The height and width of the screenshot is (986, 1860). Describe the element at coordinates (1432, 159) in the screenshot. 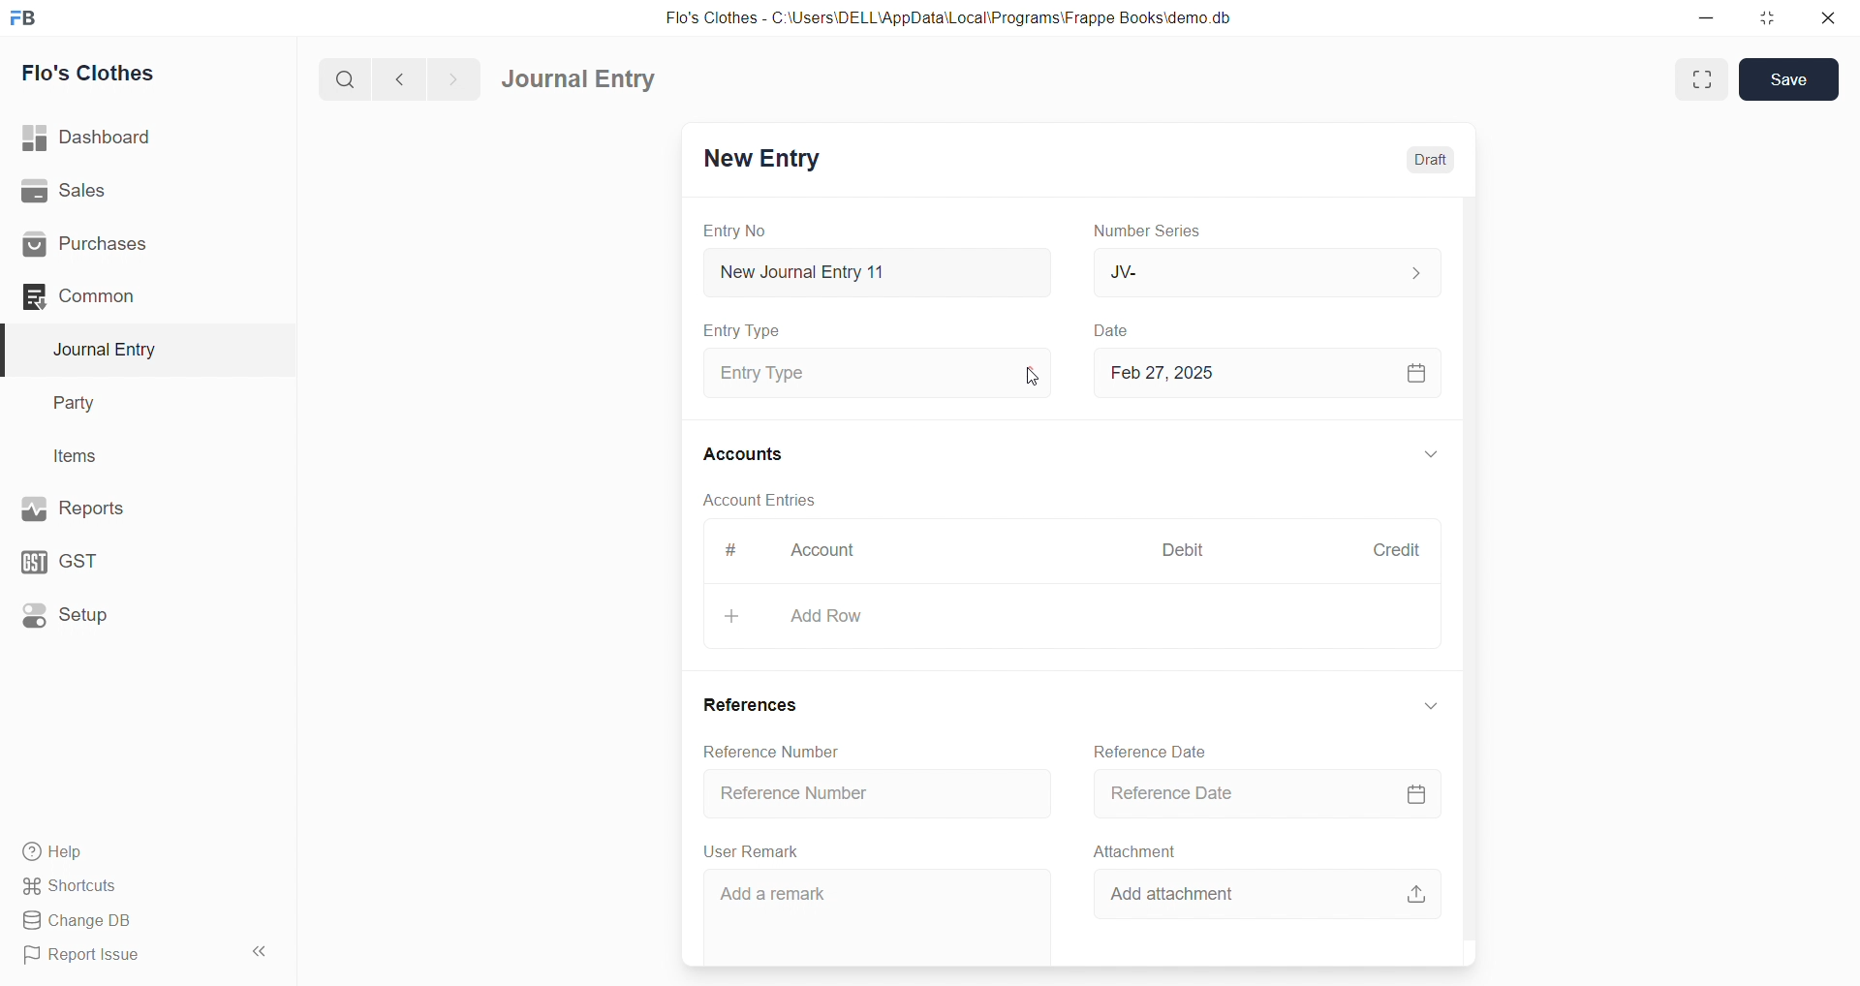

I see `Draft` at that location.